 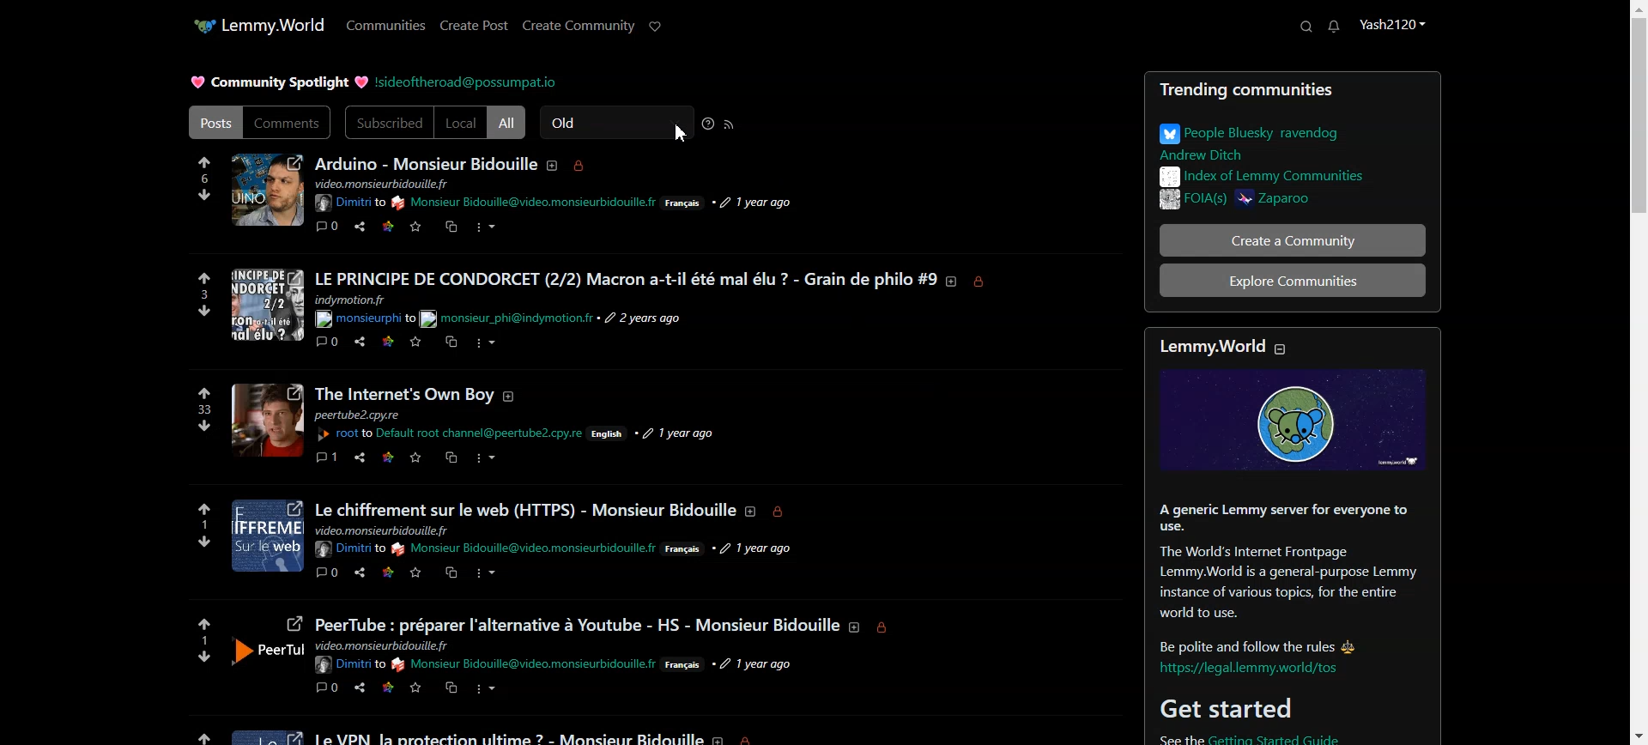 I want to click on downvotes, so click(x=205, y=426).